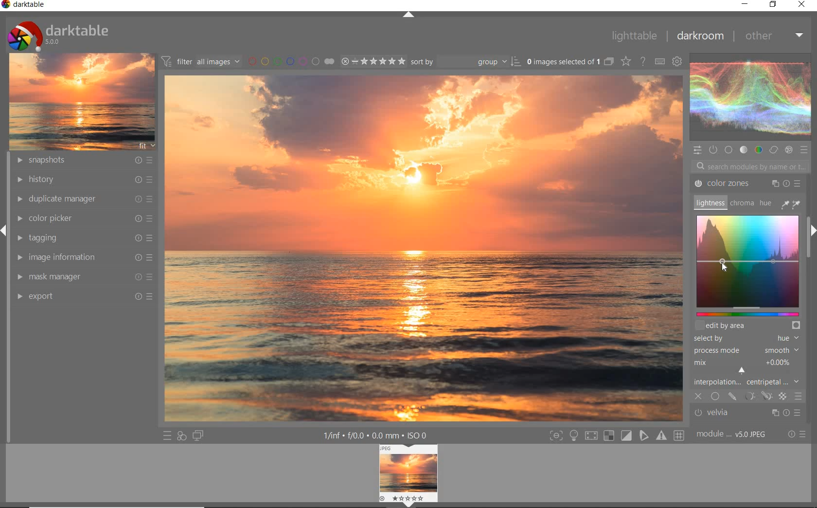  Describe the element at coordinates (811, 232) in the screenshot. I see `EXPAND/COLLAPSE` at that location.